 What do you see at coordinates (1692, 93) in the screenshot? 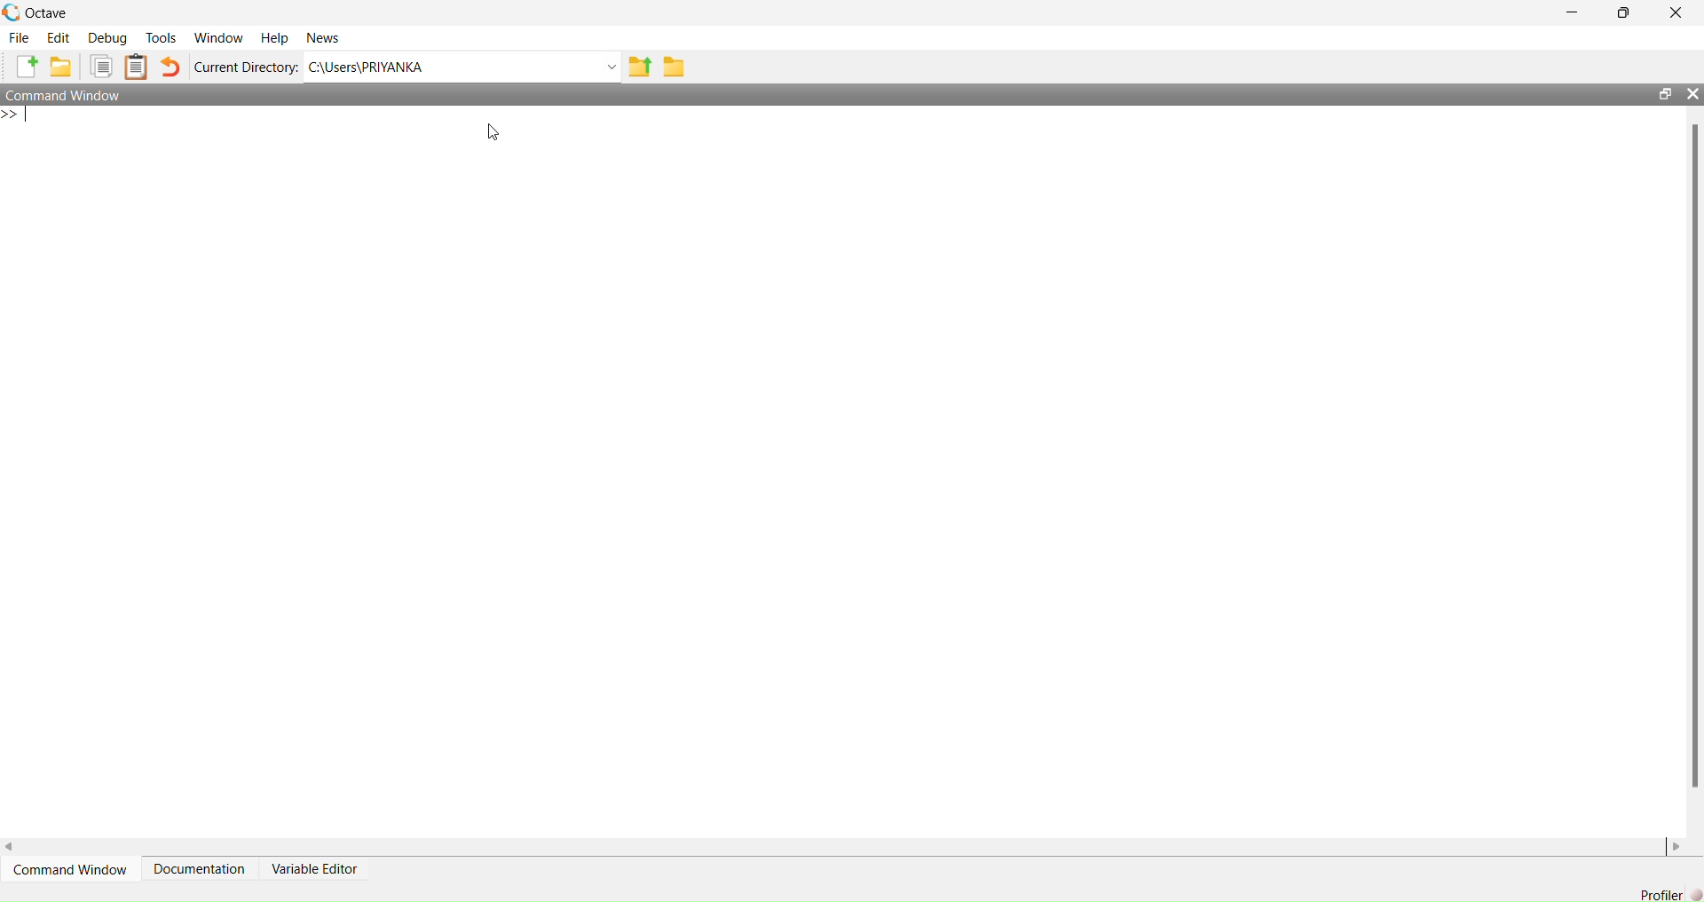
I see `close` at bounding box center [1692, 93].